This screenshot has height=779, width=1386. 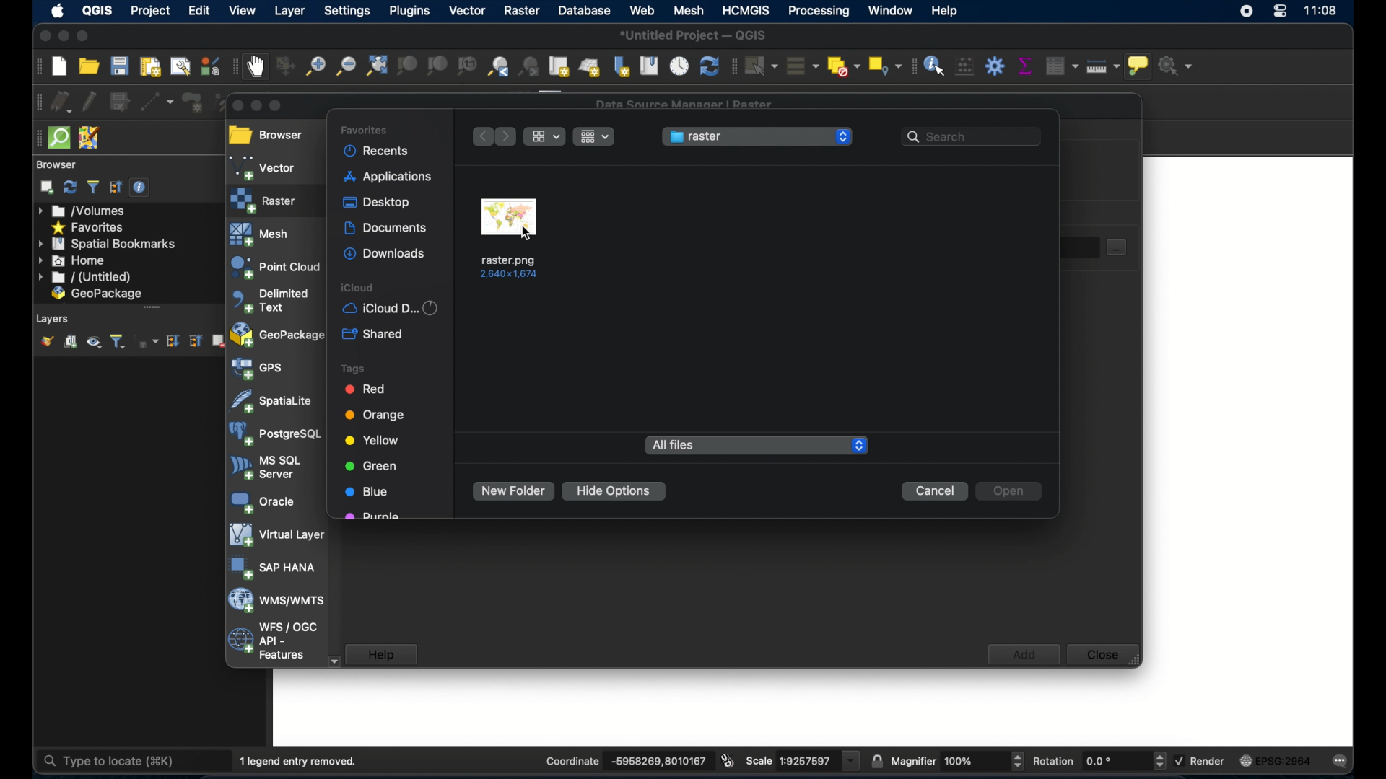 I want to click on maximize, so click(x=276, y=106).